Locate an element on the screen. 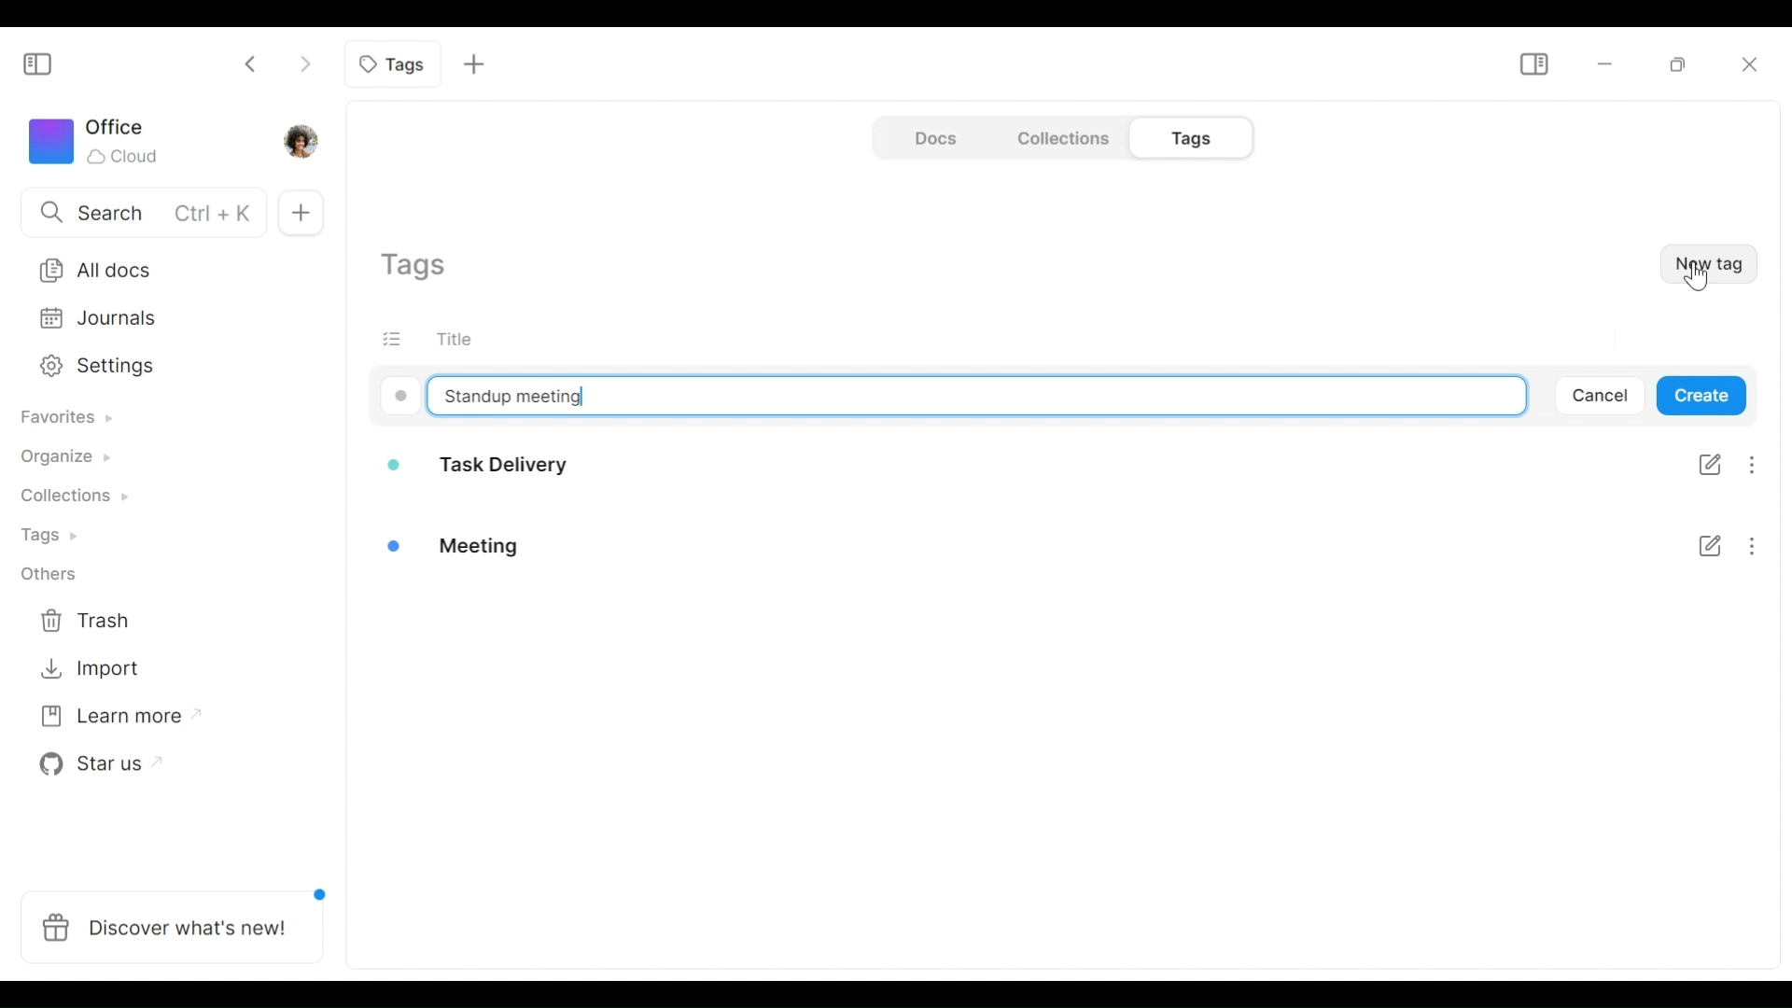  Import is located at coordinates (96, 672).